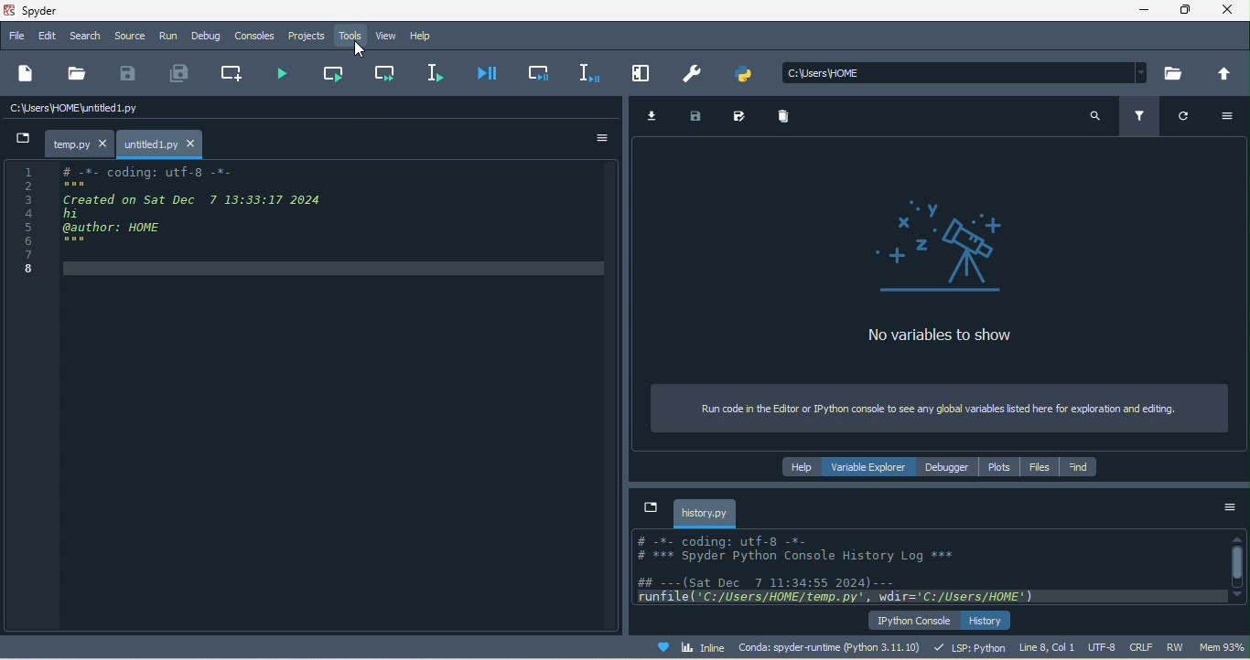 The width and height of the screenshot is (1250, 660). I want to click on close, so click(1227, 12).